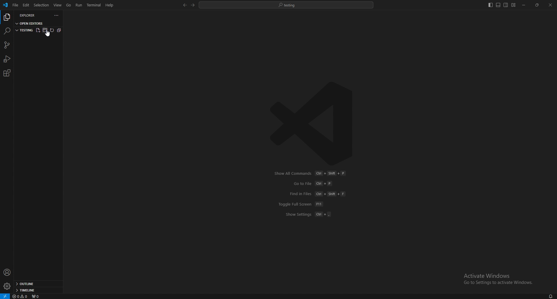  What do you see at coordinates (538, 5) in the screenshot?
I see `resize` at bounding box center [538, 5].